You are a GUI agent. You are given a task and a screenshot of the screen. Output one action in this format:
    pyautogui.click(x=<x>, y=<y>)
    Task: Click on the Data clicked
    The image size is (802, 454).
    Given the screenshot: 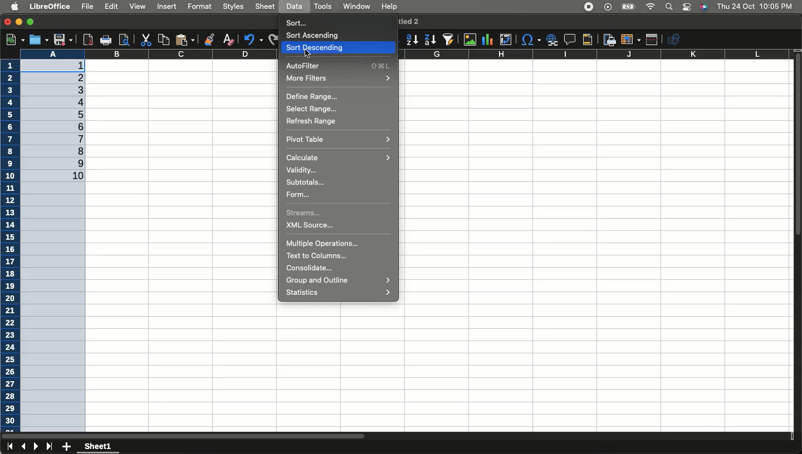 What is the action you would take?
    pyautogui.click(x=295, y=7)
    